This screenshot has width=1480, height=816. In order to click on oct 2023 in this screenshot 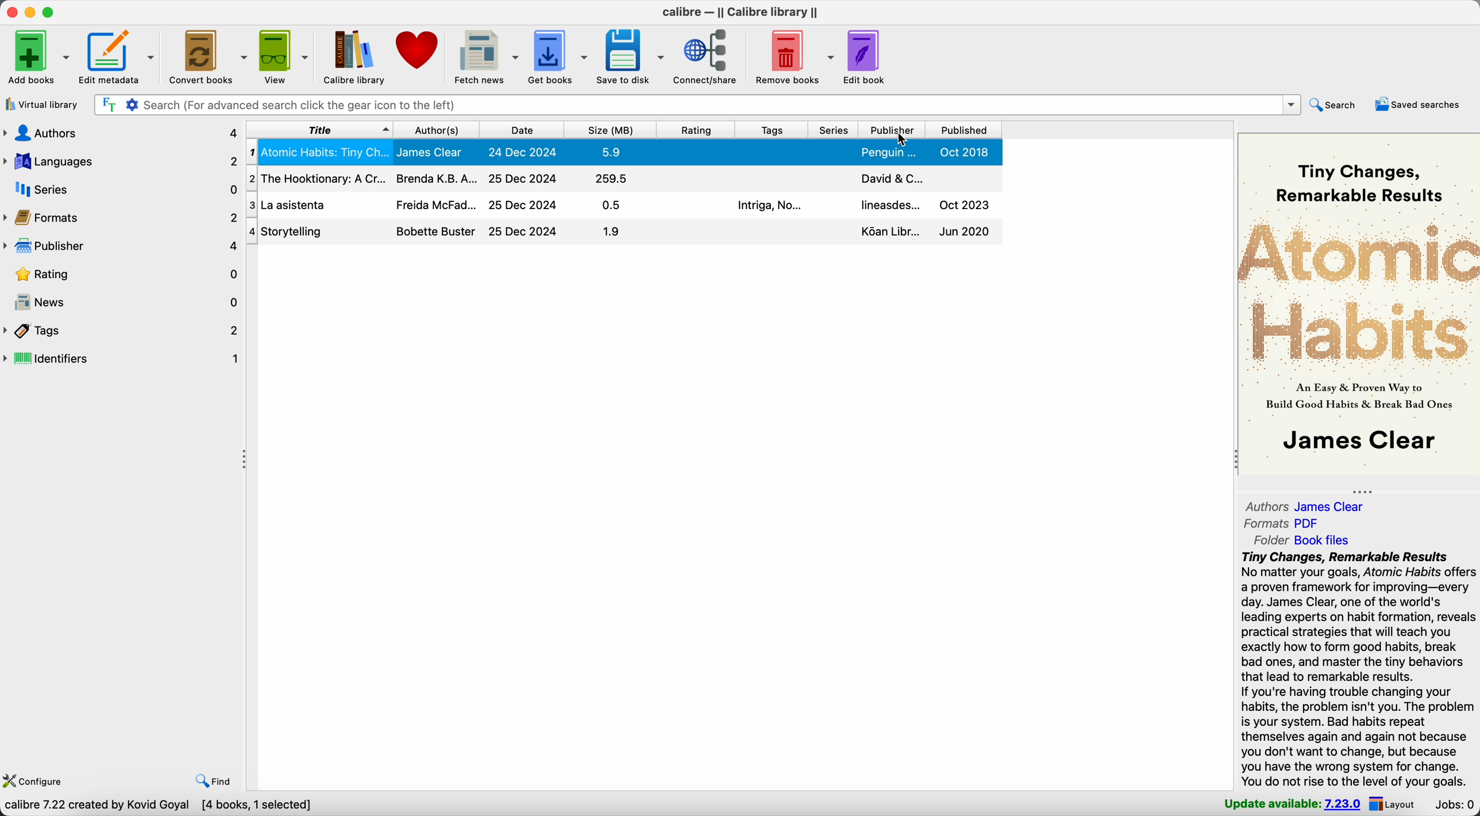, I will do `click(963, 206)`.